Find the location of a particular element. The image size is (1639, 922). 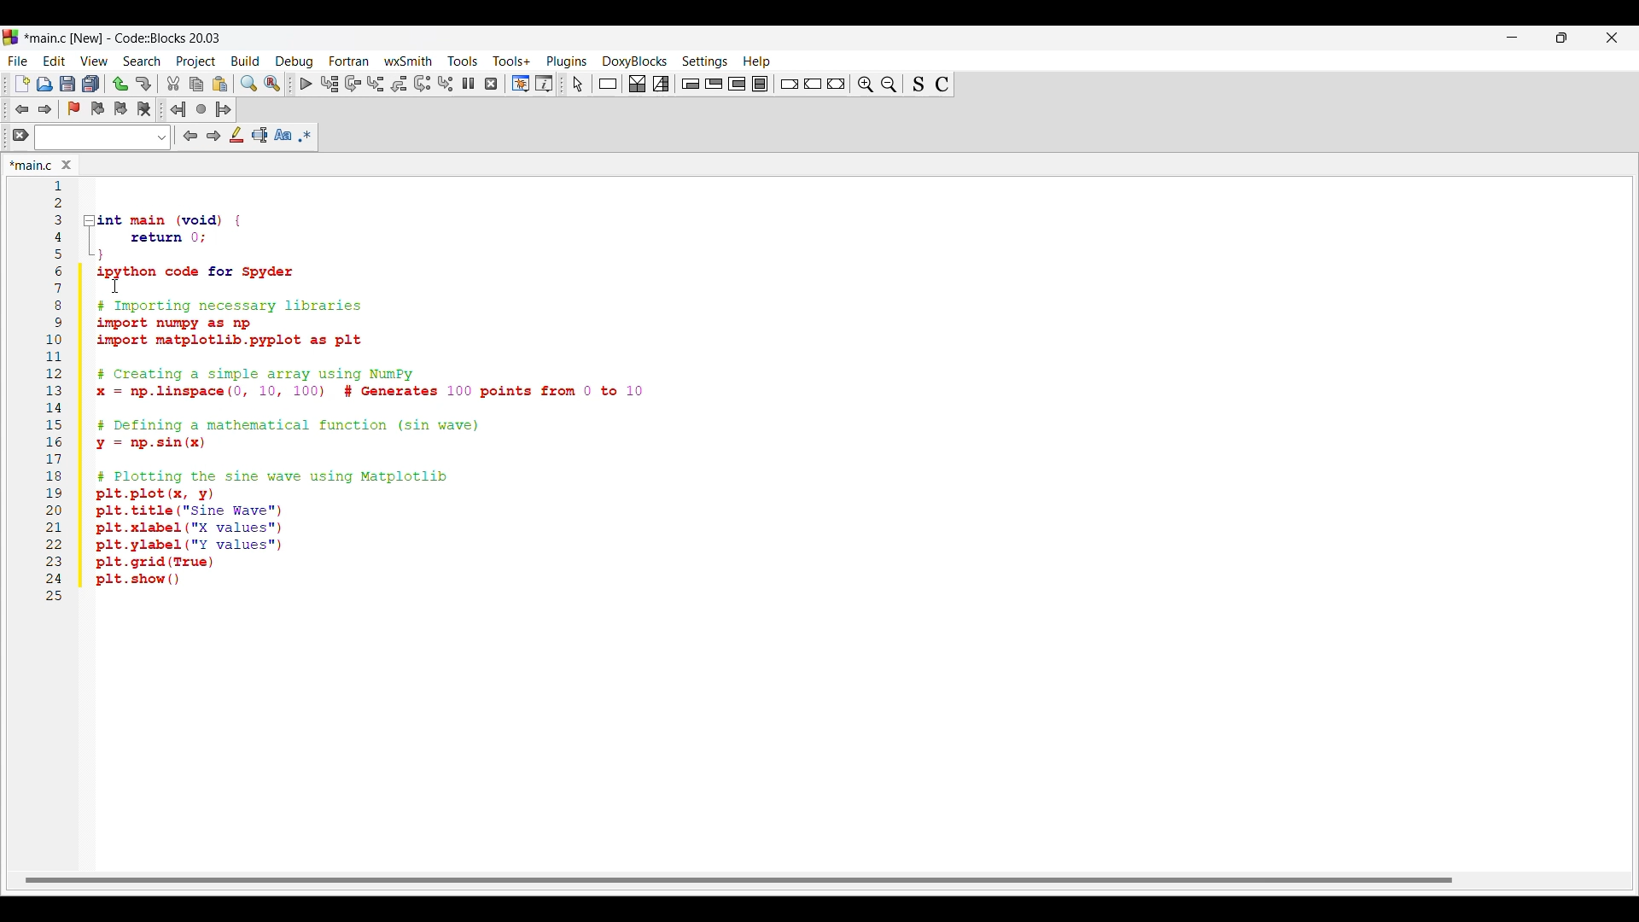

Use regex is located at coordinates (306, 137).